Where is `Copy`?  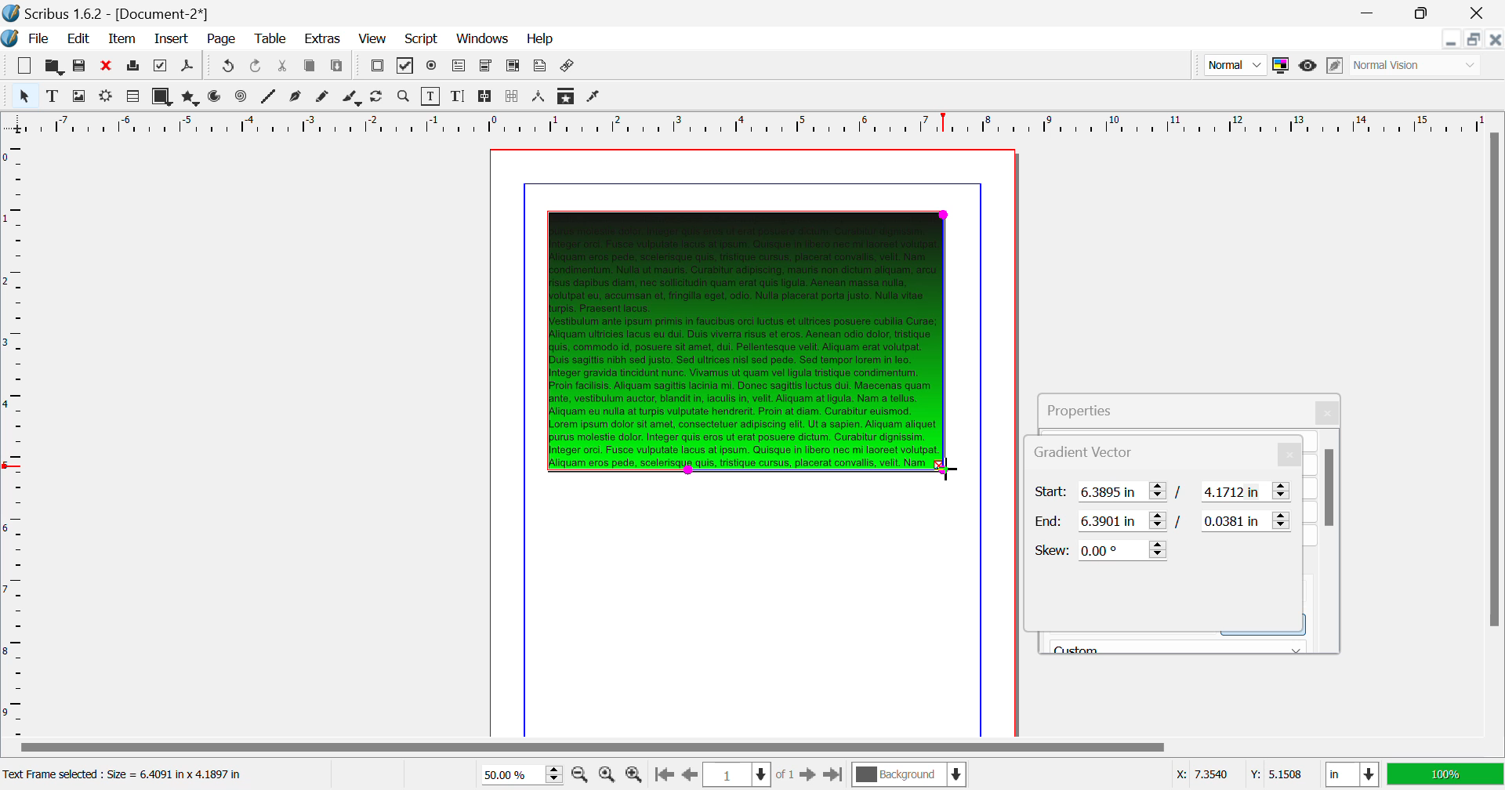
Copy is located at coordinates (310, 69).